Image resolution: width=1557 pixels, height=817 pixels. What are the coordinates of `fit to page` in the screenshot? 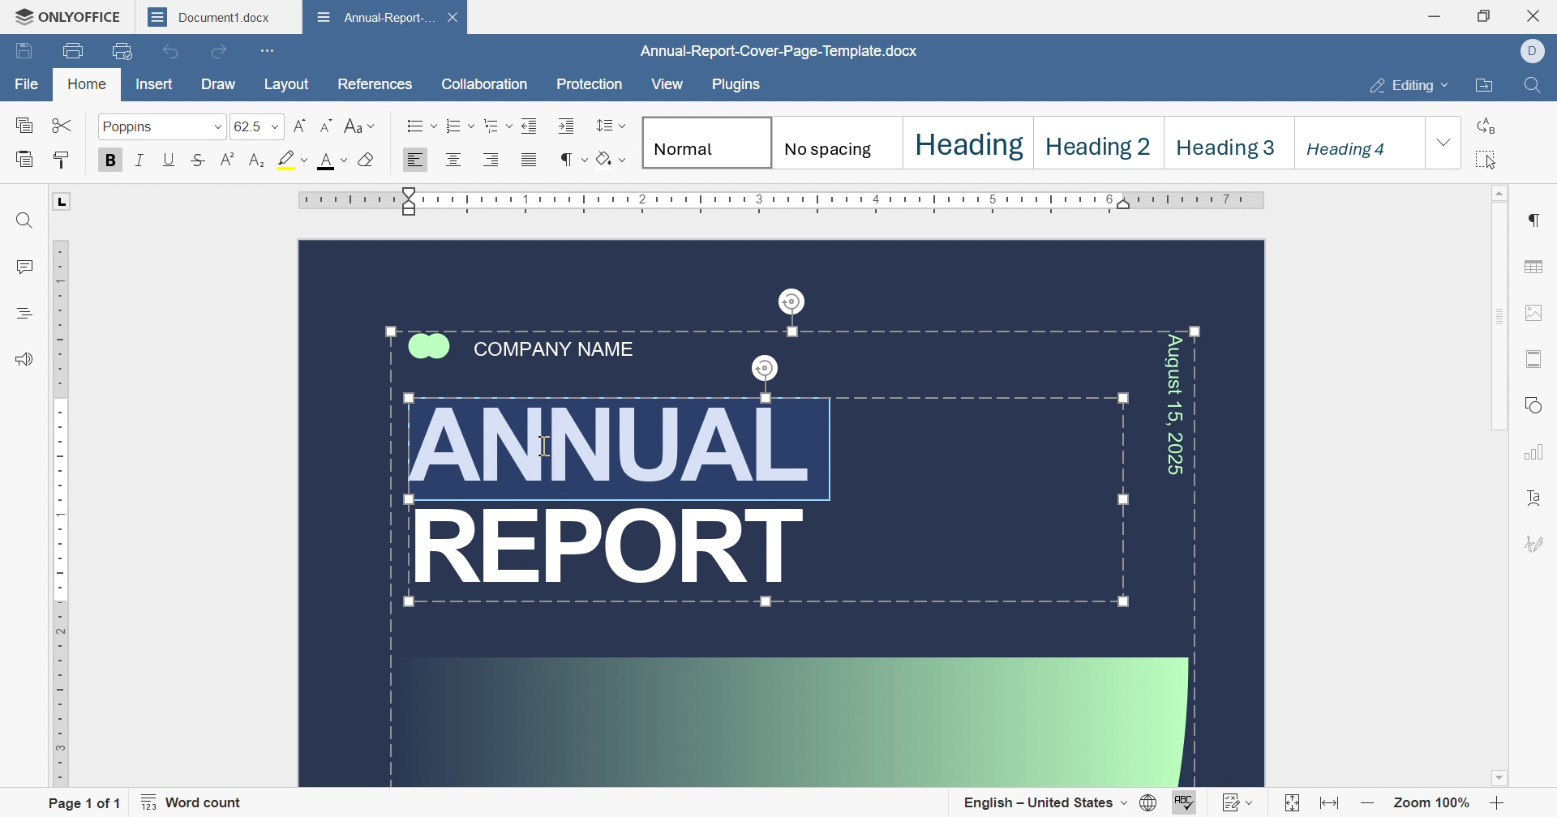 It's located at (1290, 804).